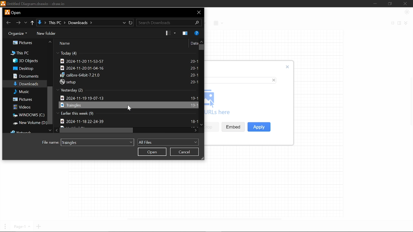  I want to click on Today (4), so click(68, 53).